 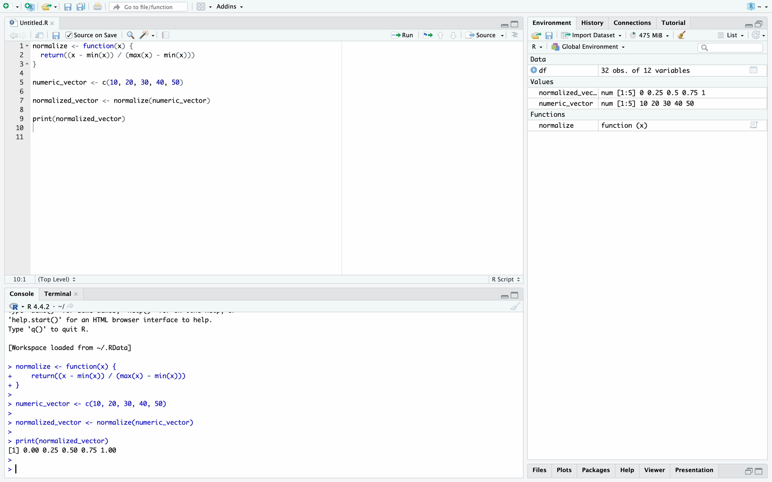 What do you see at coordinates (14, 34) in the screenshot?
I see `Go back to the previous source location (Ctrl + F9)` at bounding box center [14, 34].